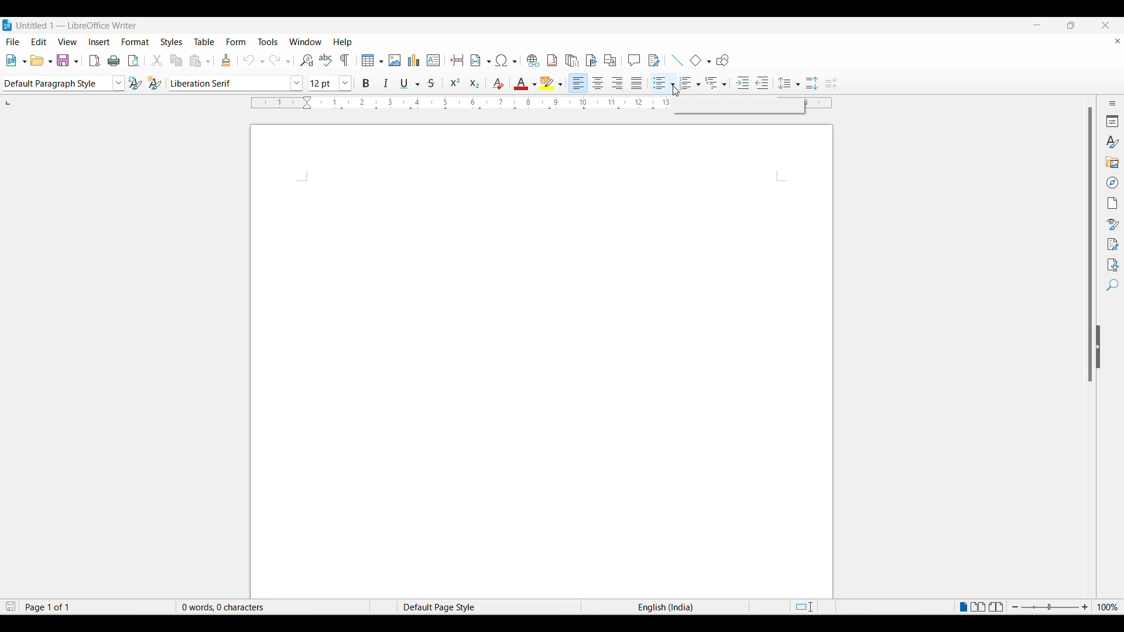 This screenshot has height=632, width=1124. Describe the element at coordinates (176, 60) in the screenshot. I see `copy` at that location.